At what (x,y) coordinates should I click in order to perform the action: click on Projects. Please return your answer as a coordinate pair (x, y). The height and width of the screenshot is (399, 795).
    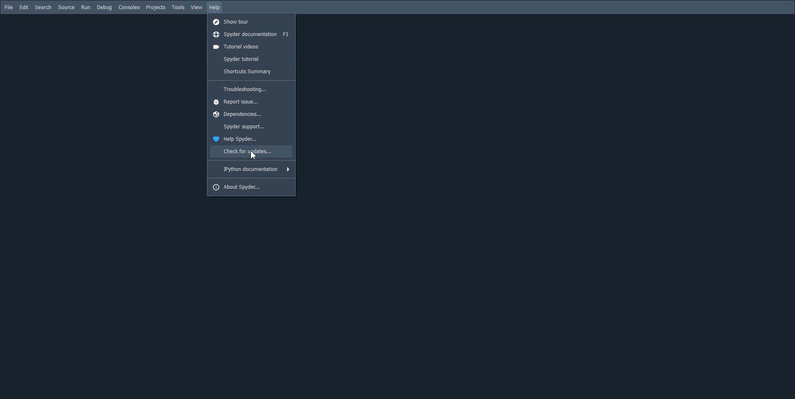
    Looking at the image, I should click on (156, 7).